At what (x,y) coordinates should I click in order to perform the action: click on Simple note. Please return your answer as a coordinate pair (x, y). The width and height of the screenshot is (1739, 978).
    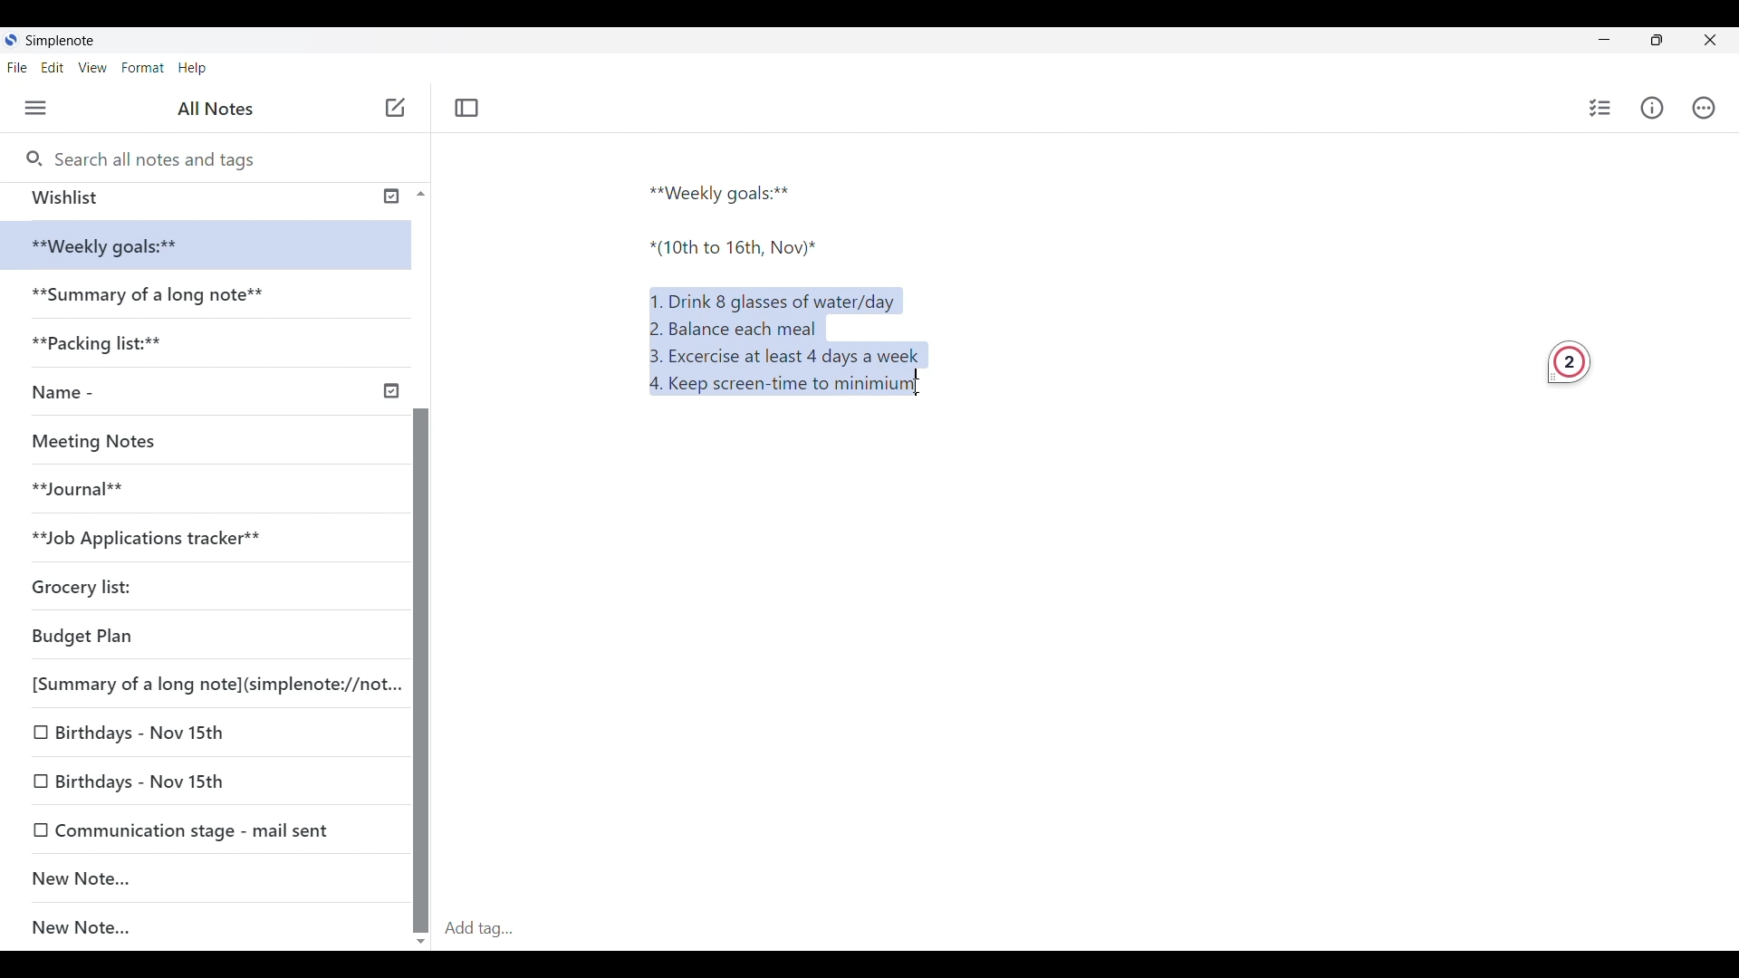
    Looking at the image, I should click on (62, 40).